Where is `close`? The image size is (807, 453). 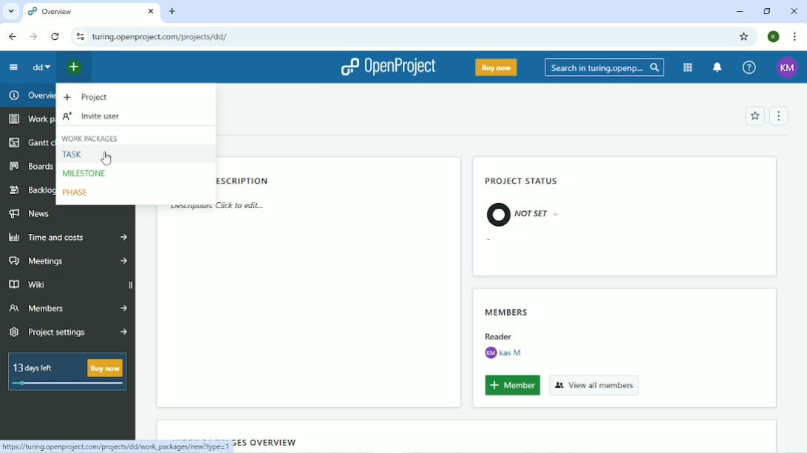
close is located at coordinates (151, 13).